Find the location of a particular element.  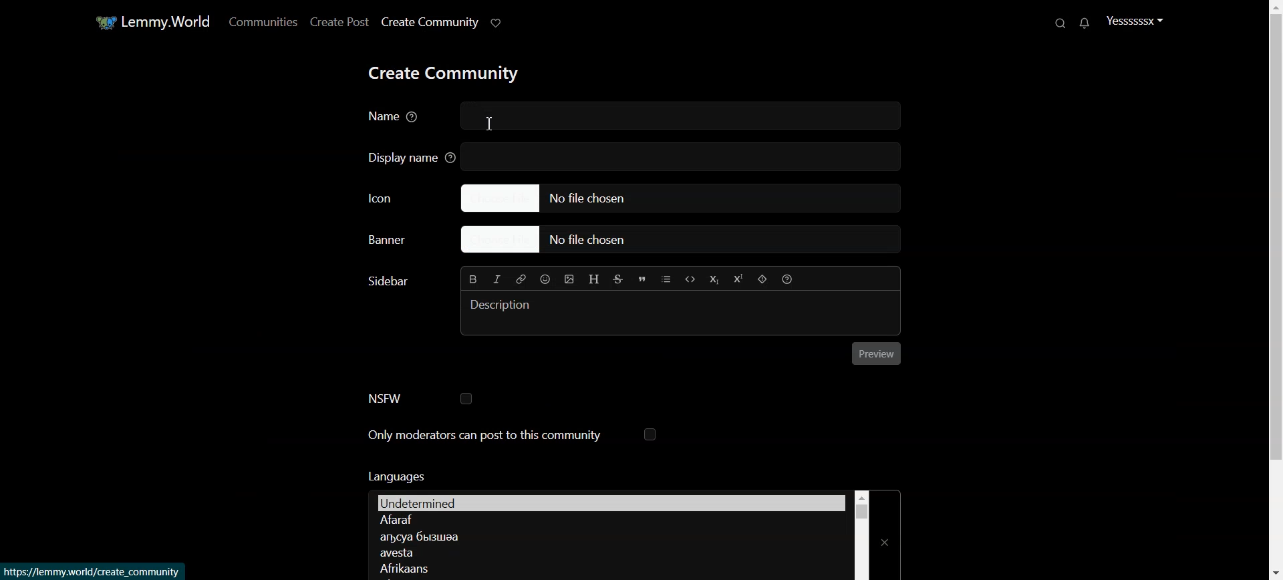

Search is located at coordinates (1062, 23).